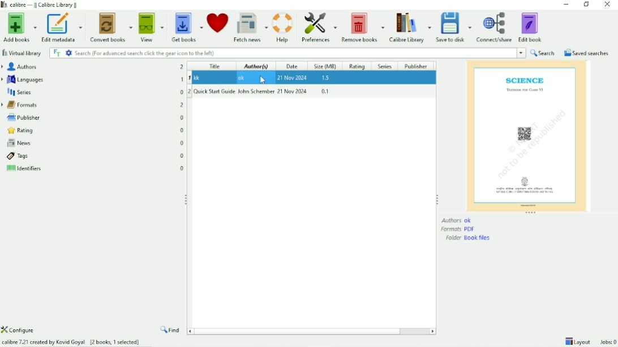  I want to click on Help, so click(283, 28).